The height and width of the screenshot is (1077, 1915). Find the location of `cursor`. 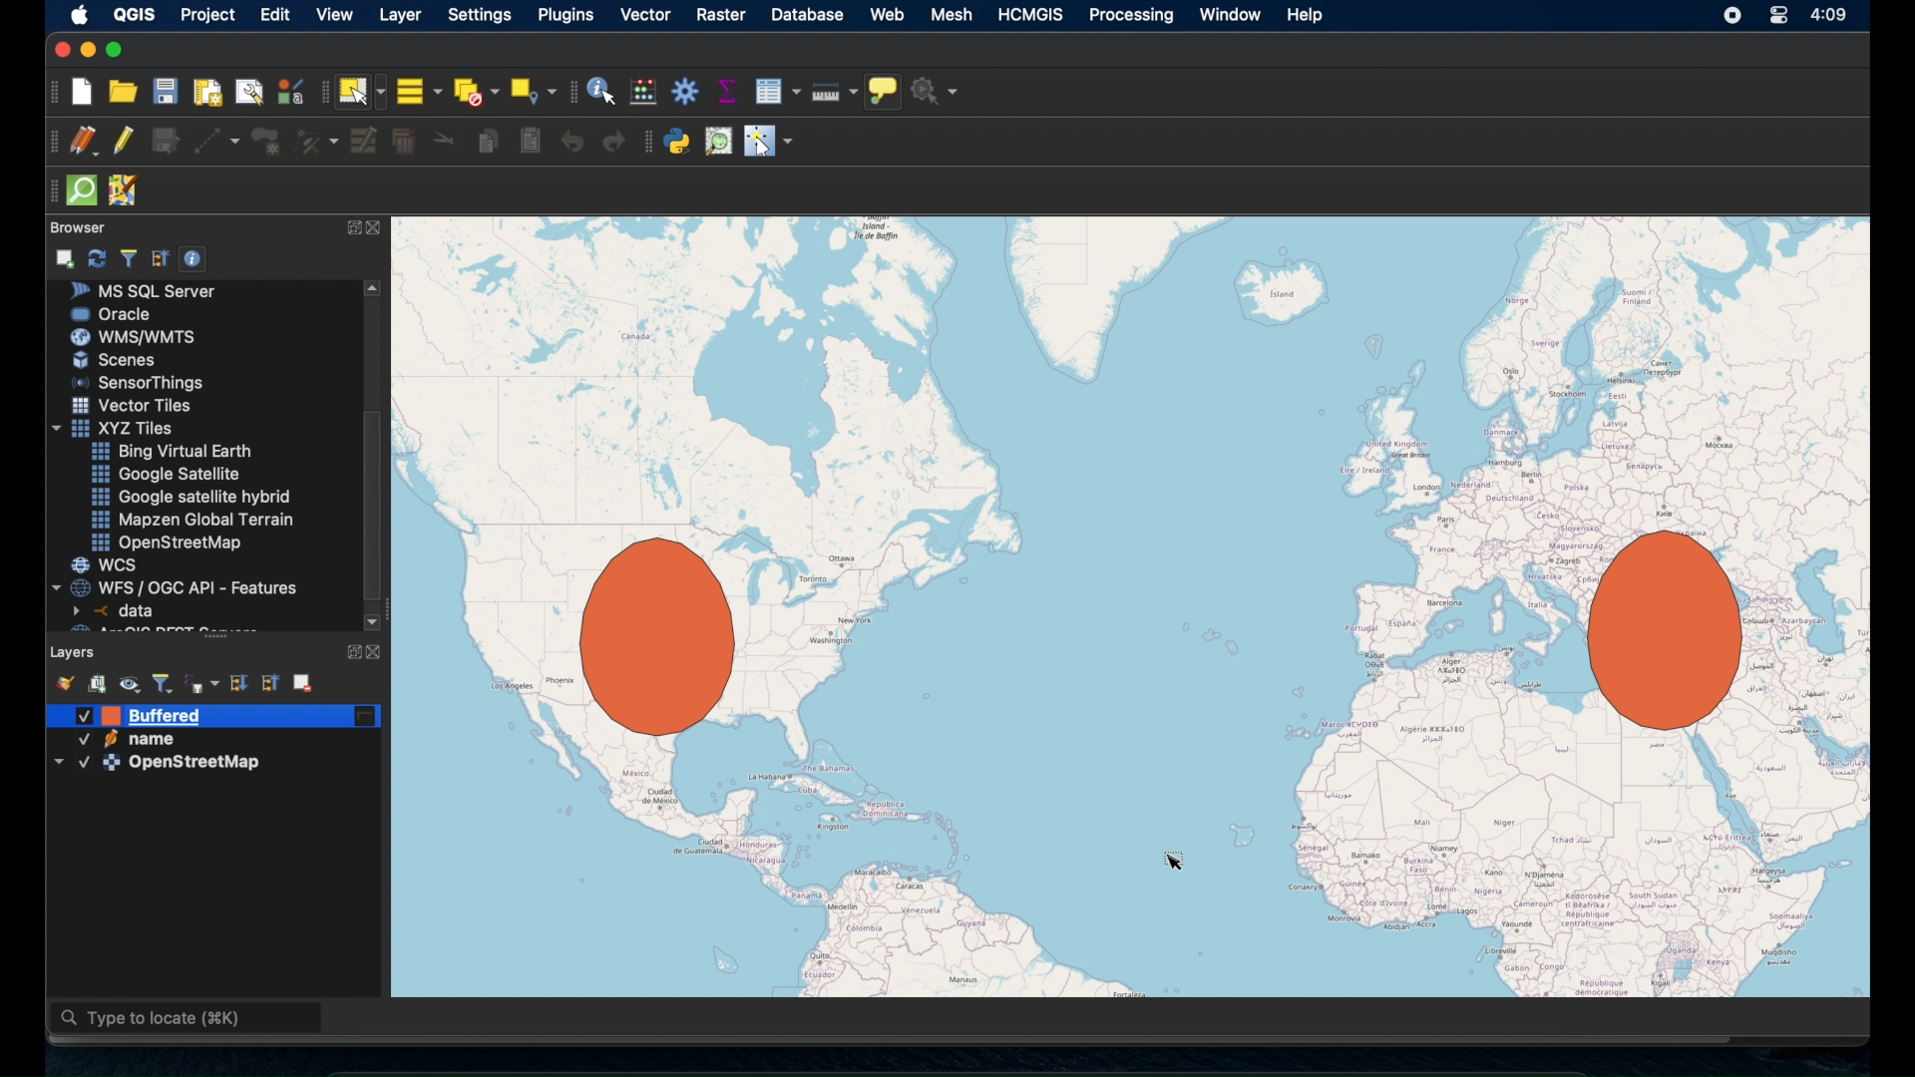

cursor is located at coordinates (1178, 850).